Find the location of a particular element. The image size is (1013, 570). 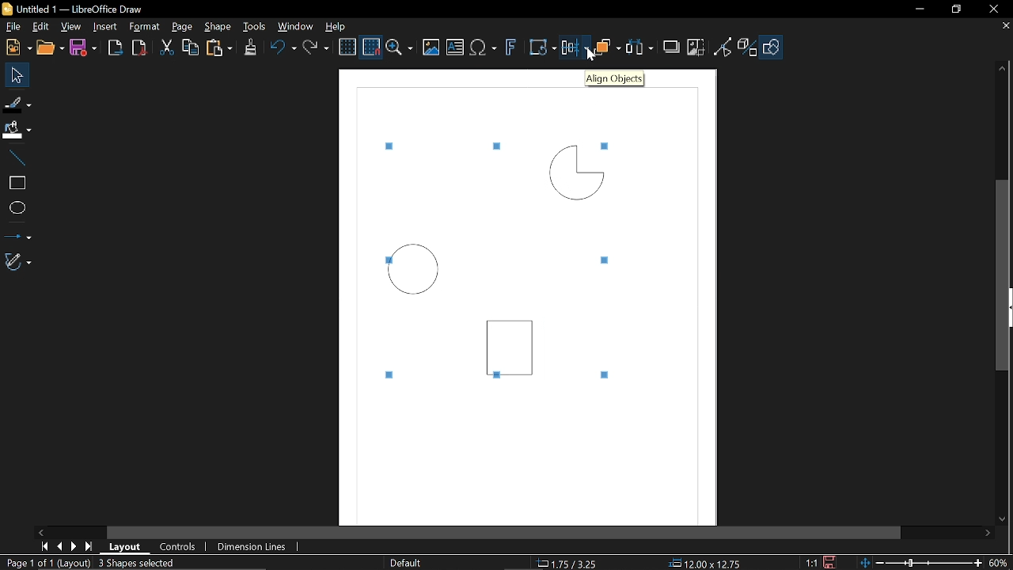

Tiny squares sound selected objects is located at coordinates (605, 376).